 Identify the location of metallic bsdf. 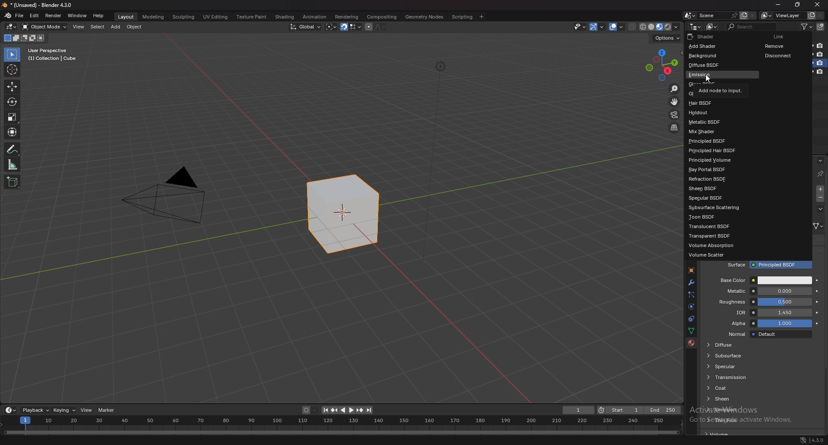
(715, 122).